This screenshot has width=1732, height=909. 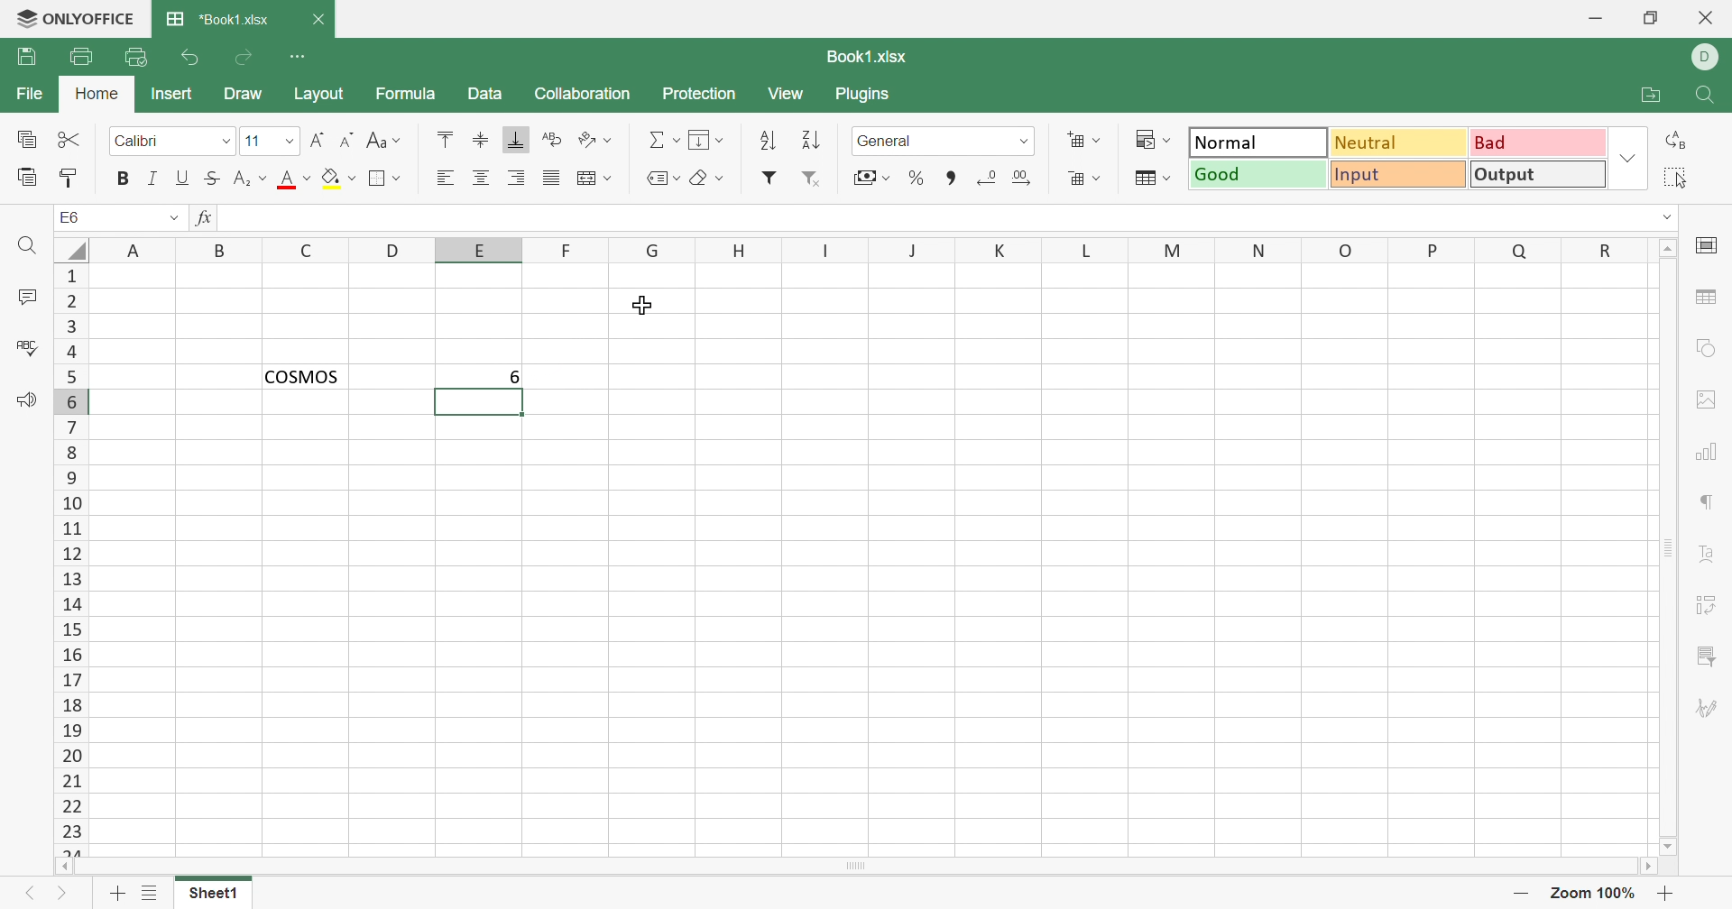 I want to click on Open file location, so click(x=1652, y=96).